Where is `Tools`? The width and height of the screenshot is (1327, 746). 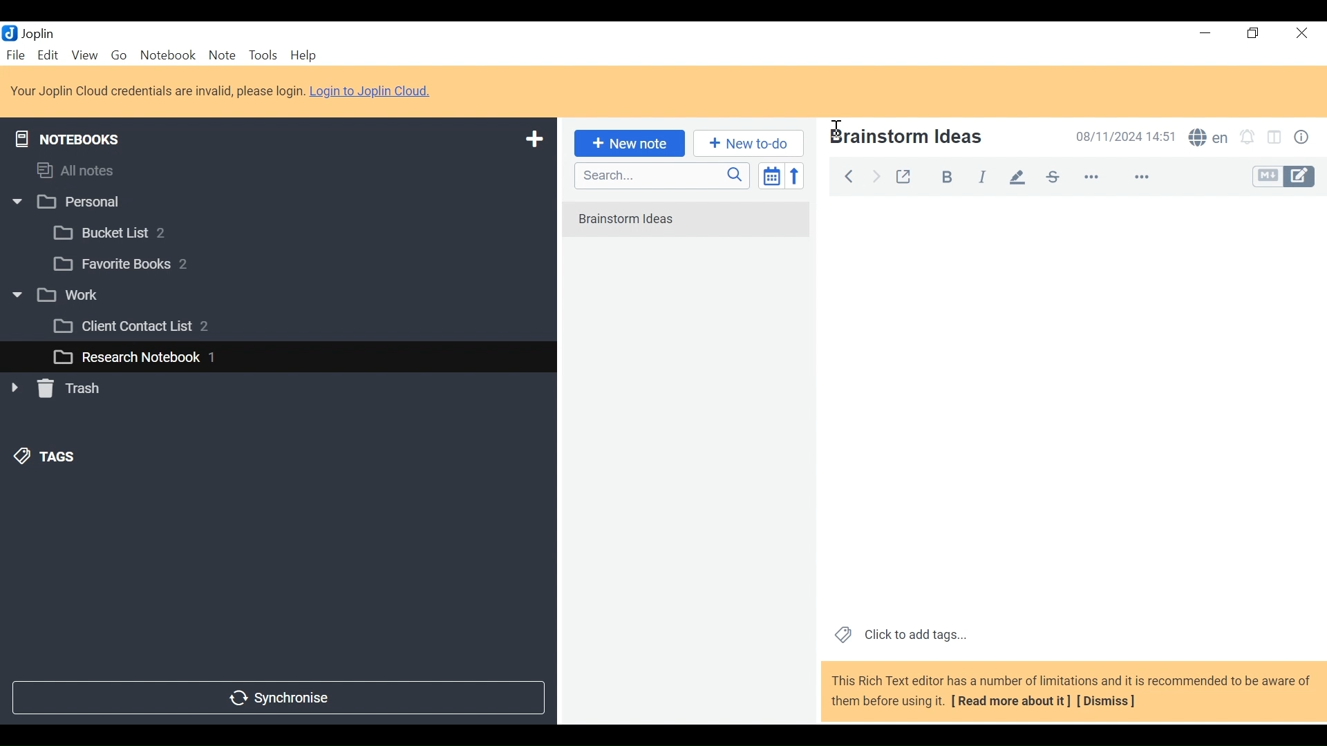
Tools is located at coordinates (262, 55).